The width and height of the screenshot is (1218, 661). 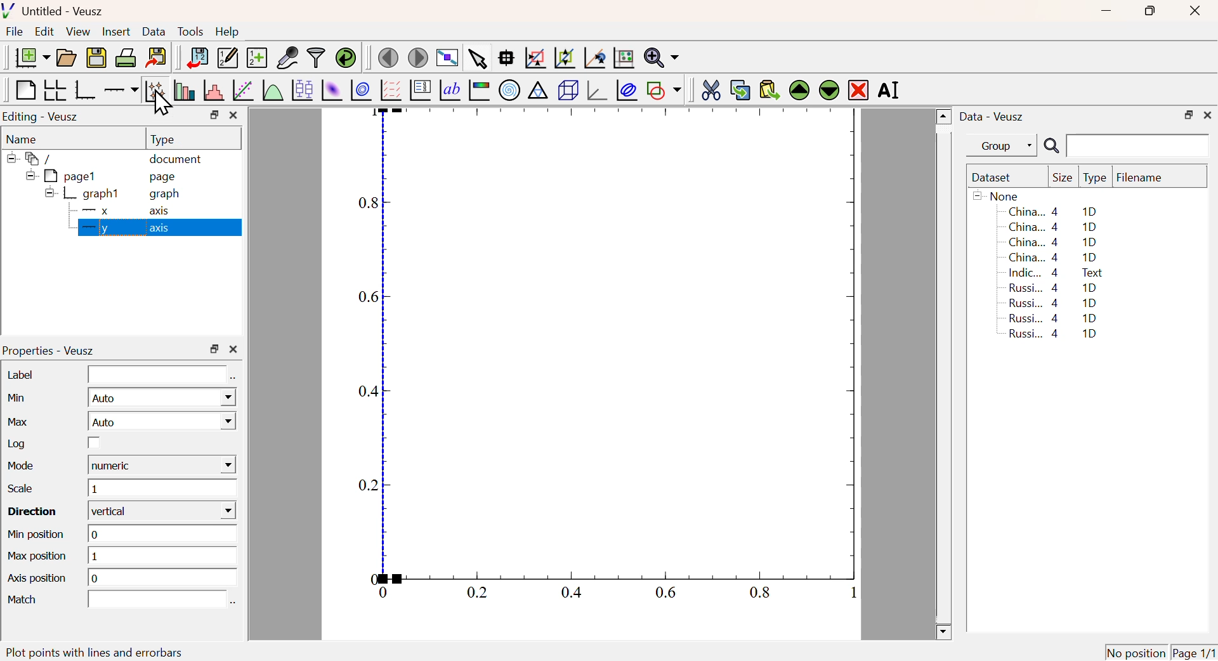 I want to click on Edit, so click(x=44, y=30).